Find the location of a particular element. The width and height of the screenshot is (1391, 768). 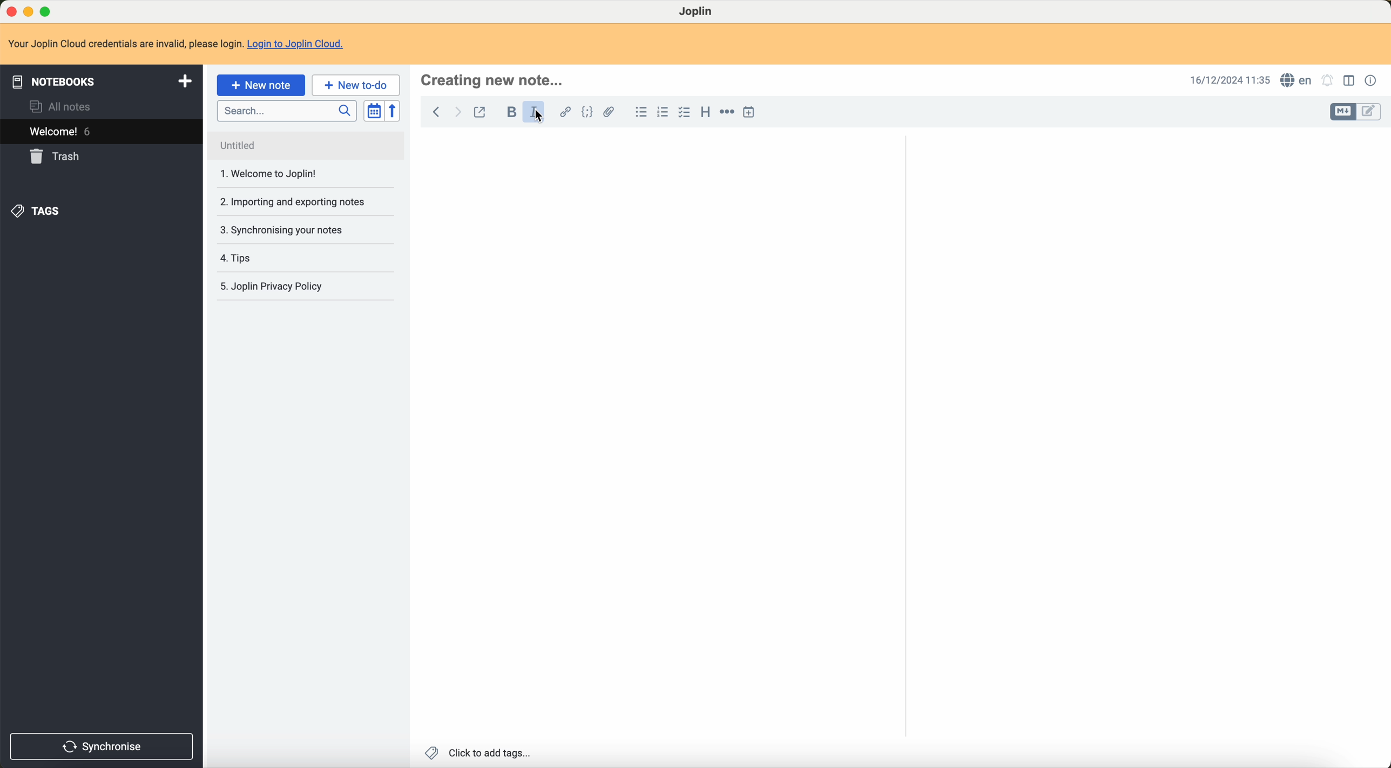

5.Joplin privacy policy is located at coordinates (277, 286).